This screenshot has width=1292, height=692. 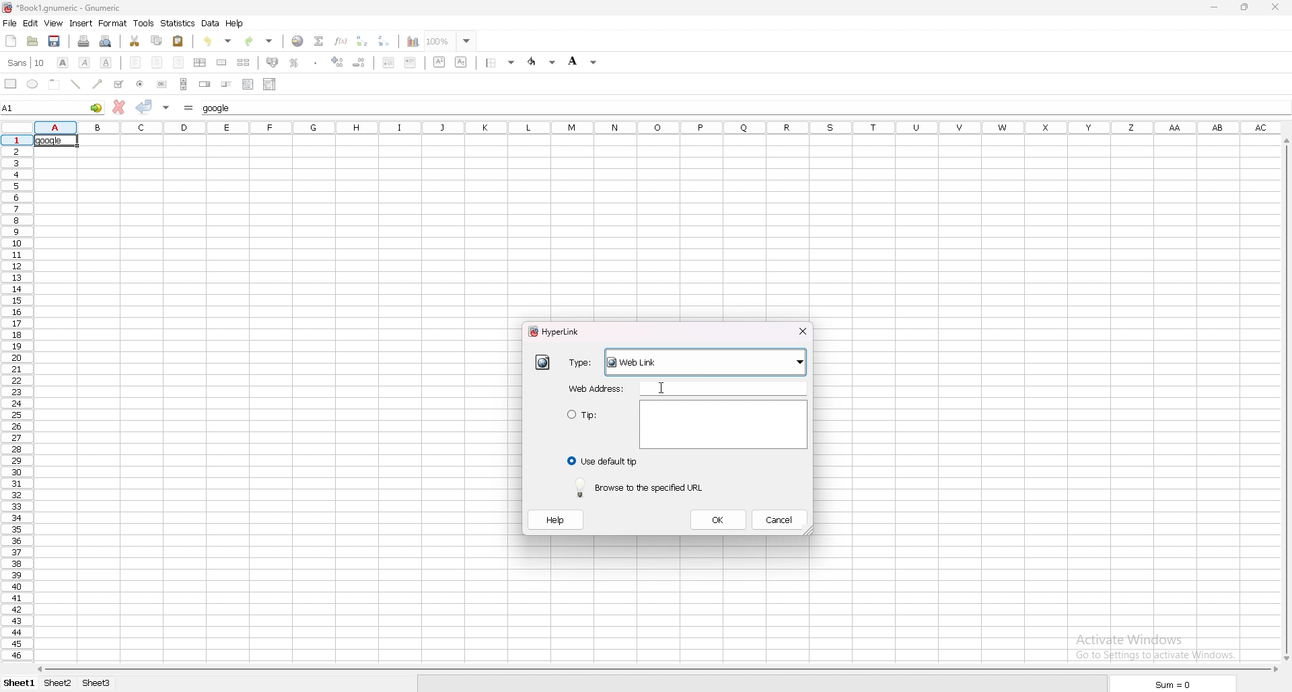 What do you see at coordinates (143, 23) in the screenshot?
I see `tools` at bounding box center [143, 23].